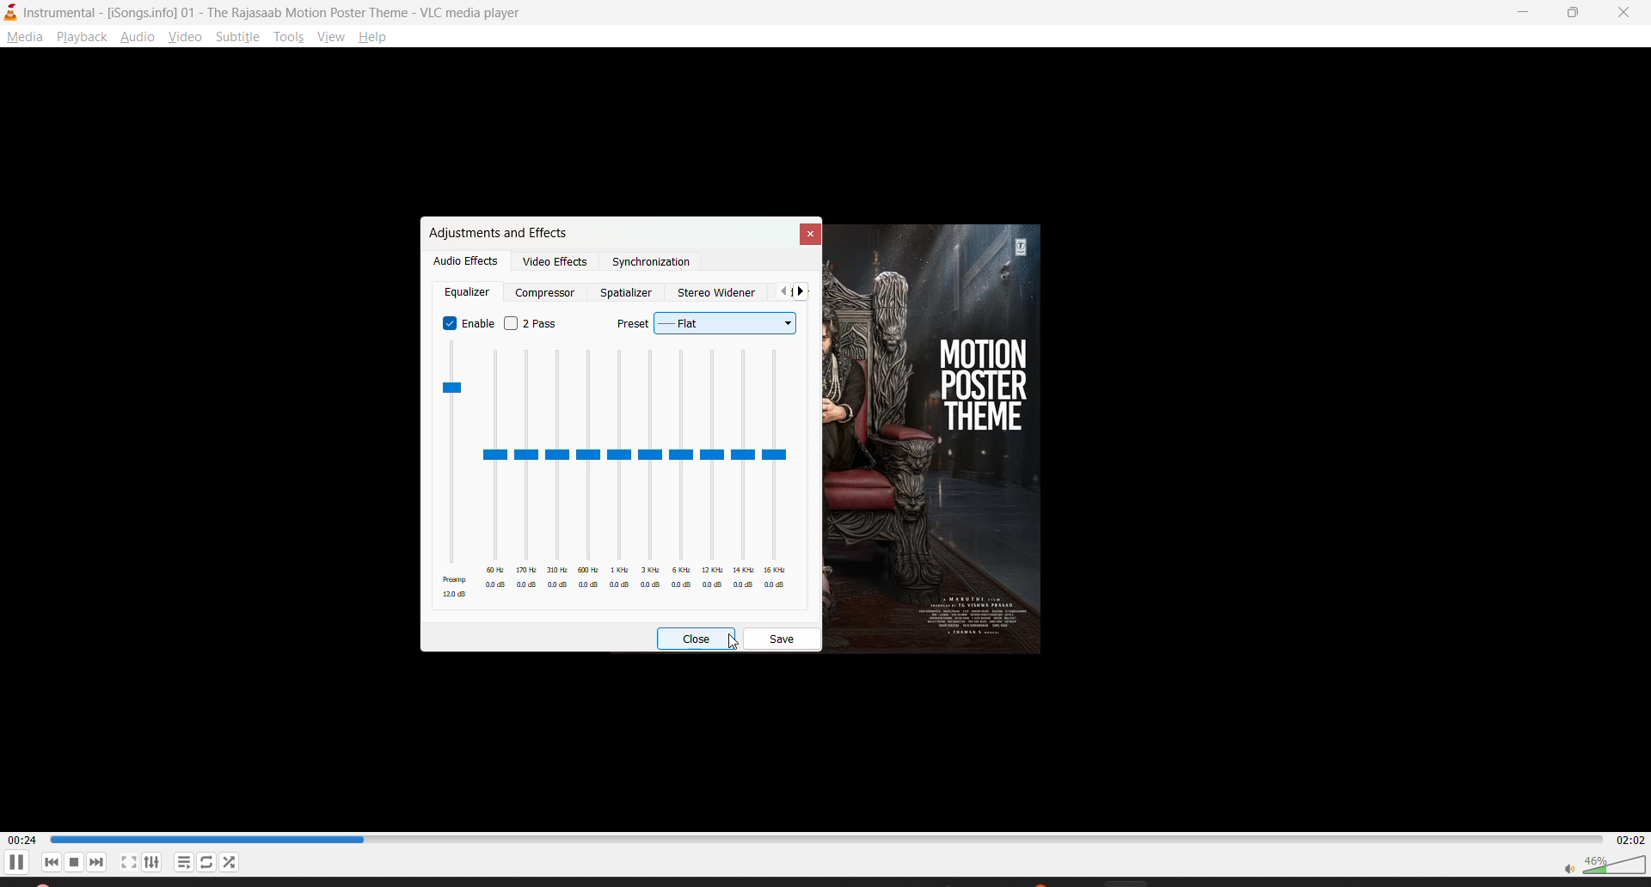  What do you see at coordinates (157, 860) in the screenshot?
I see `settings` at bounding box center [157, 860].